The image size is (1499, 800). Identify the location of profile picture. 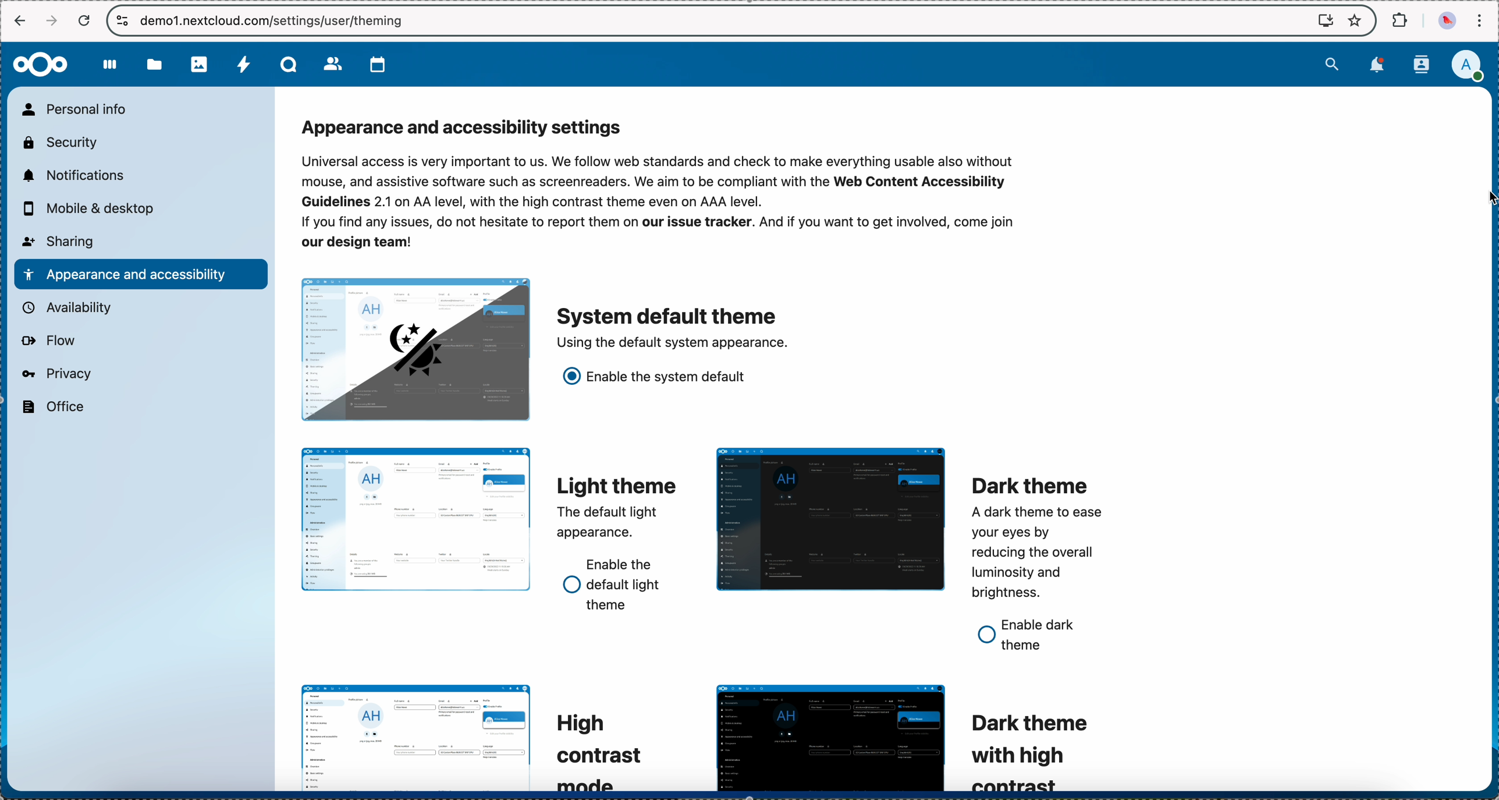
(1444, 21).